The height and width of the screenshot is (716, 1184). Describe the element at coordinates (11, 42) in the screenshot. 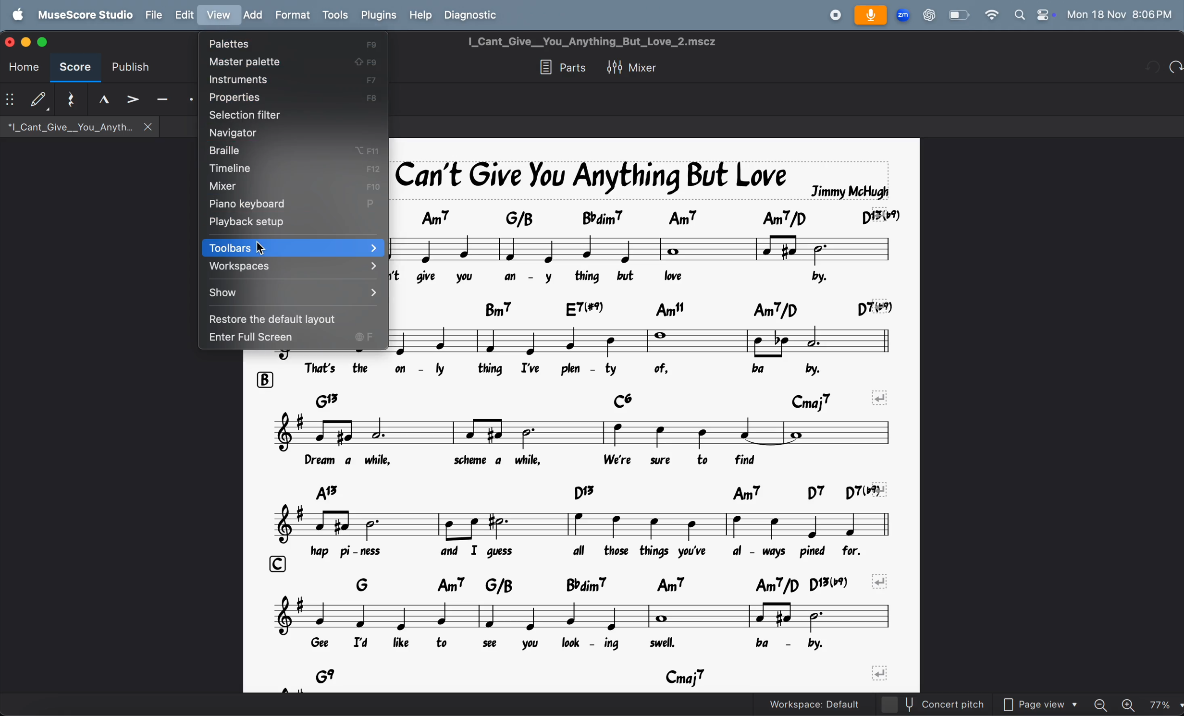

I see `close` at that location.